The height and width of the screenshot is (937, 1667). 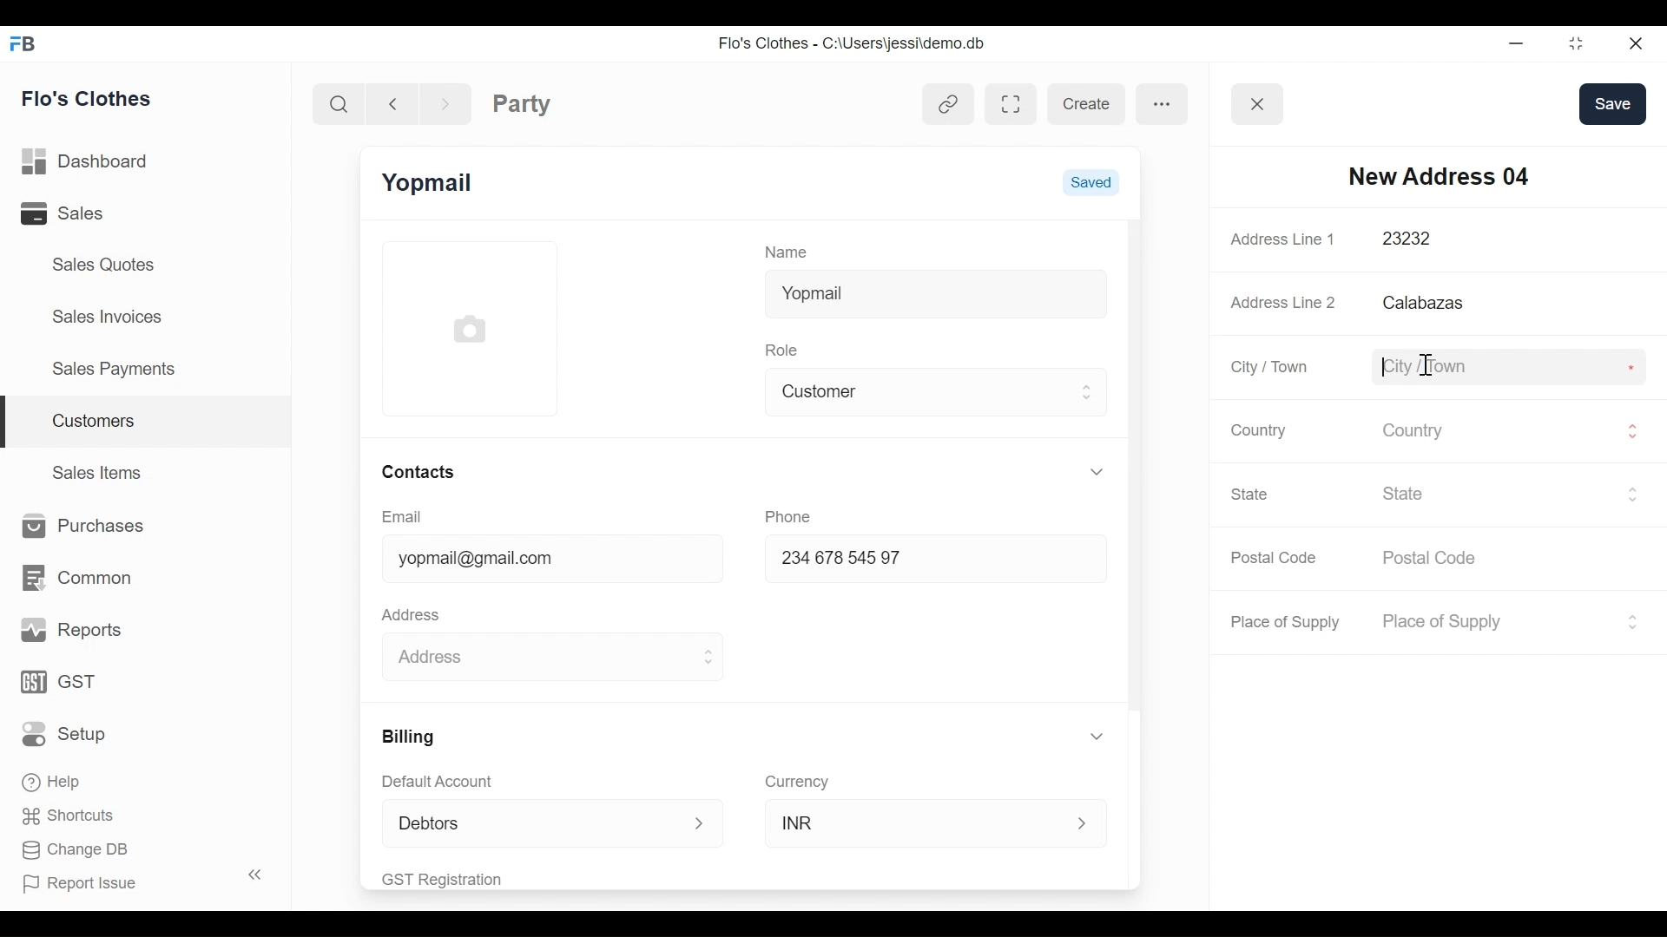 What do you see at coordinates (524, 822) in the screenshot?
I see `Debtors` at bounding box center [524, 822].